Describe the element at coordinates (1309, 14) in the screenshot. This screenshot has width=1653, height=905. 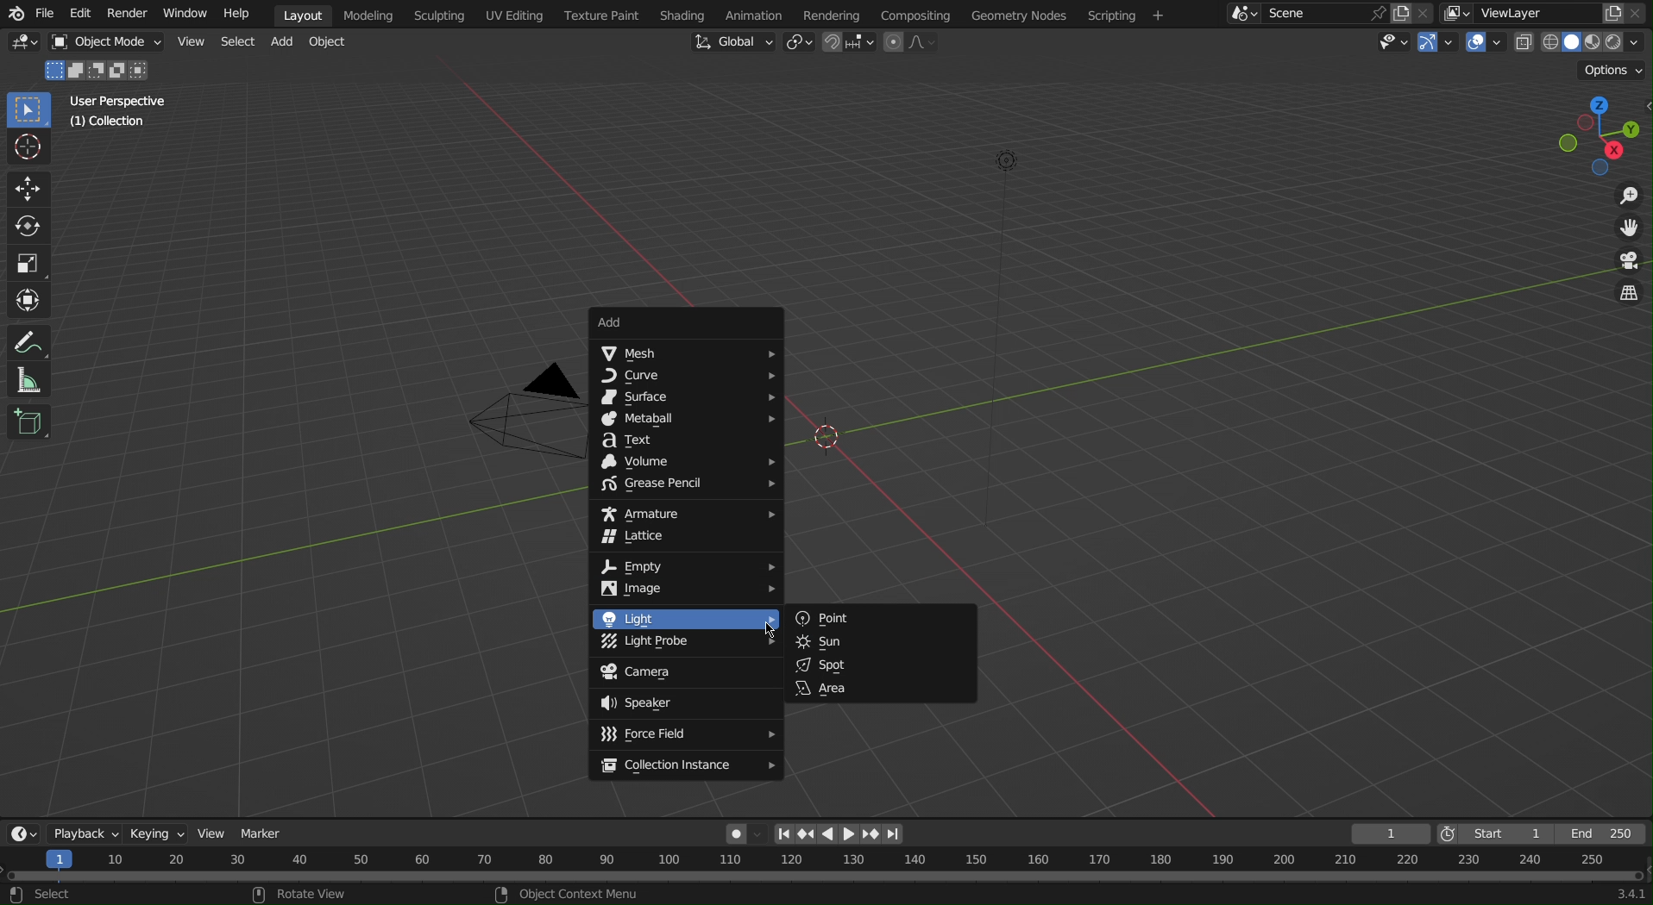
I see `Scene` at that location.